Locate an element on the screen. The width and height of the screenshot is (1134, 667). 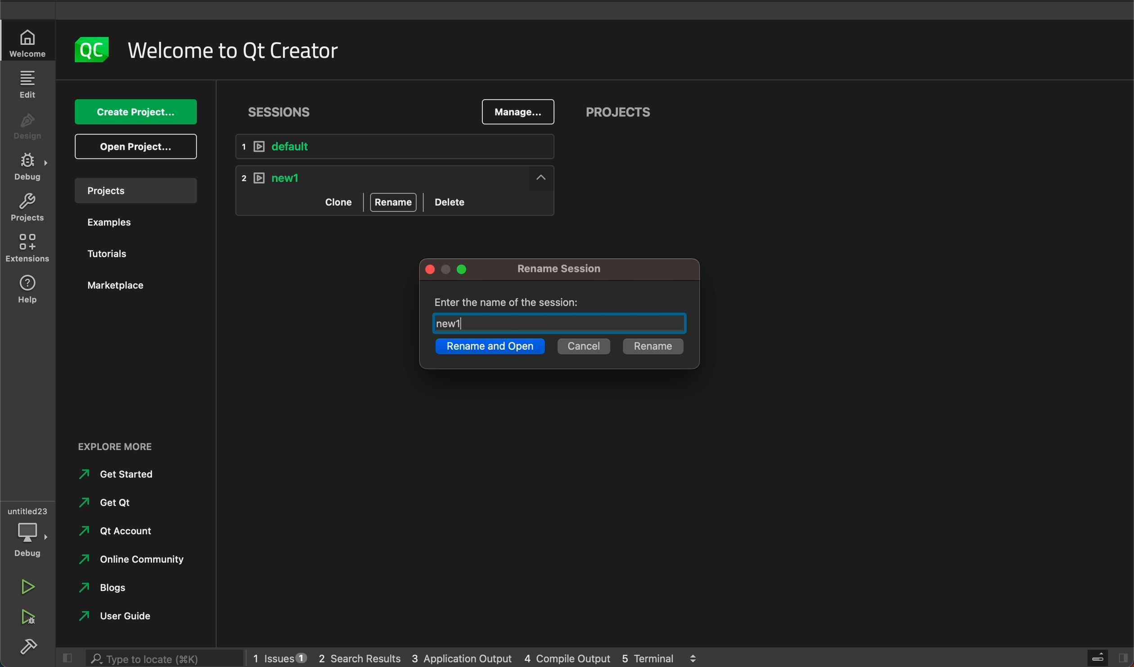
extension is located at coordinates (28, 245).